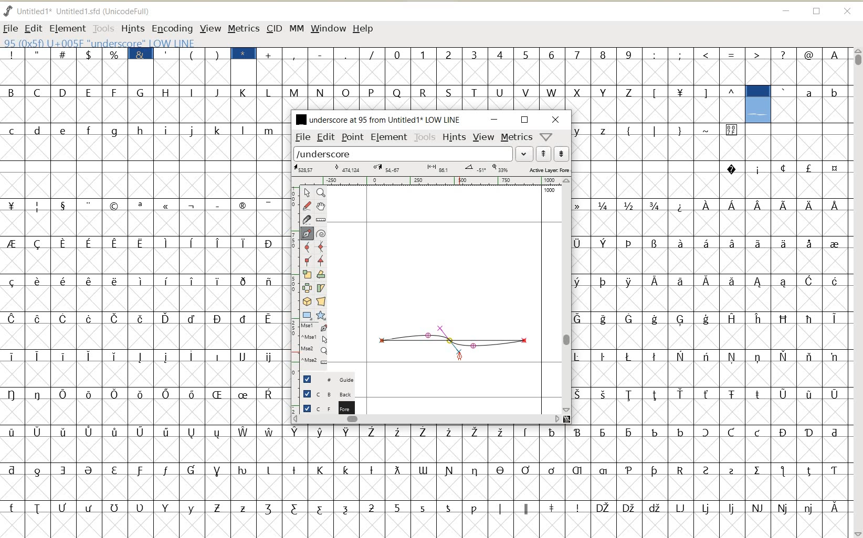 Image resolution: width=863 pixels, height=538 pixels. Describe the element at coordinates (567, 296) in the screenshot. I see `SCROLLBAR` at that location.